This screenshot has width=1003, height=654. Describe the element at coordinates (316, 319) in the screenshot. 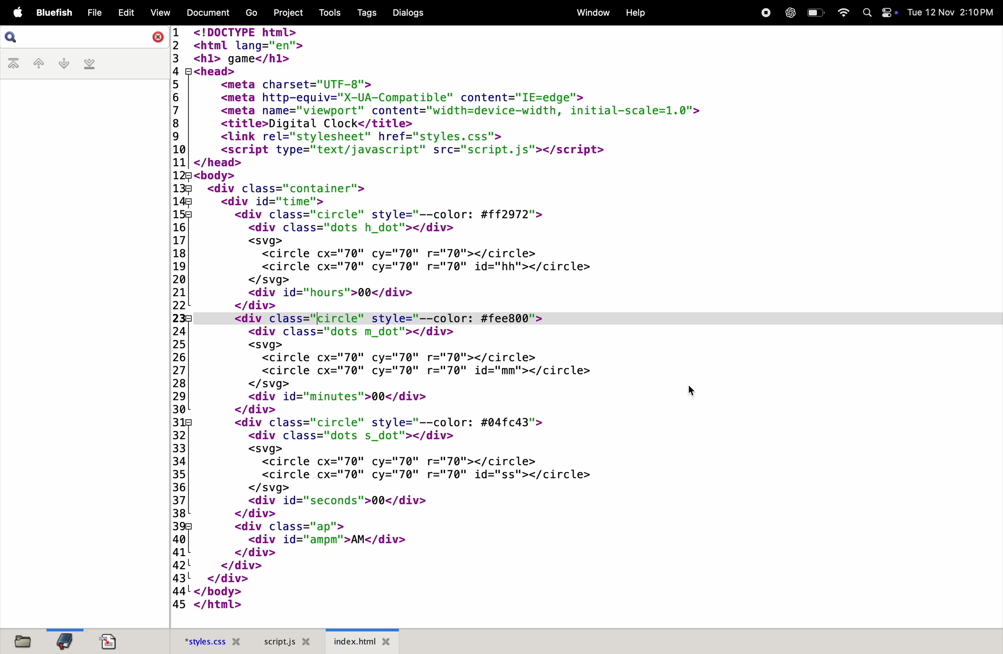

I see `cursor` at that location.